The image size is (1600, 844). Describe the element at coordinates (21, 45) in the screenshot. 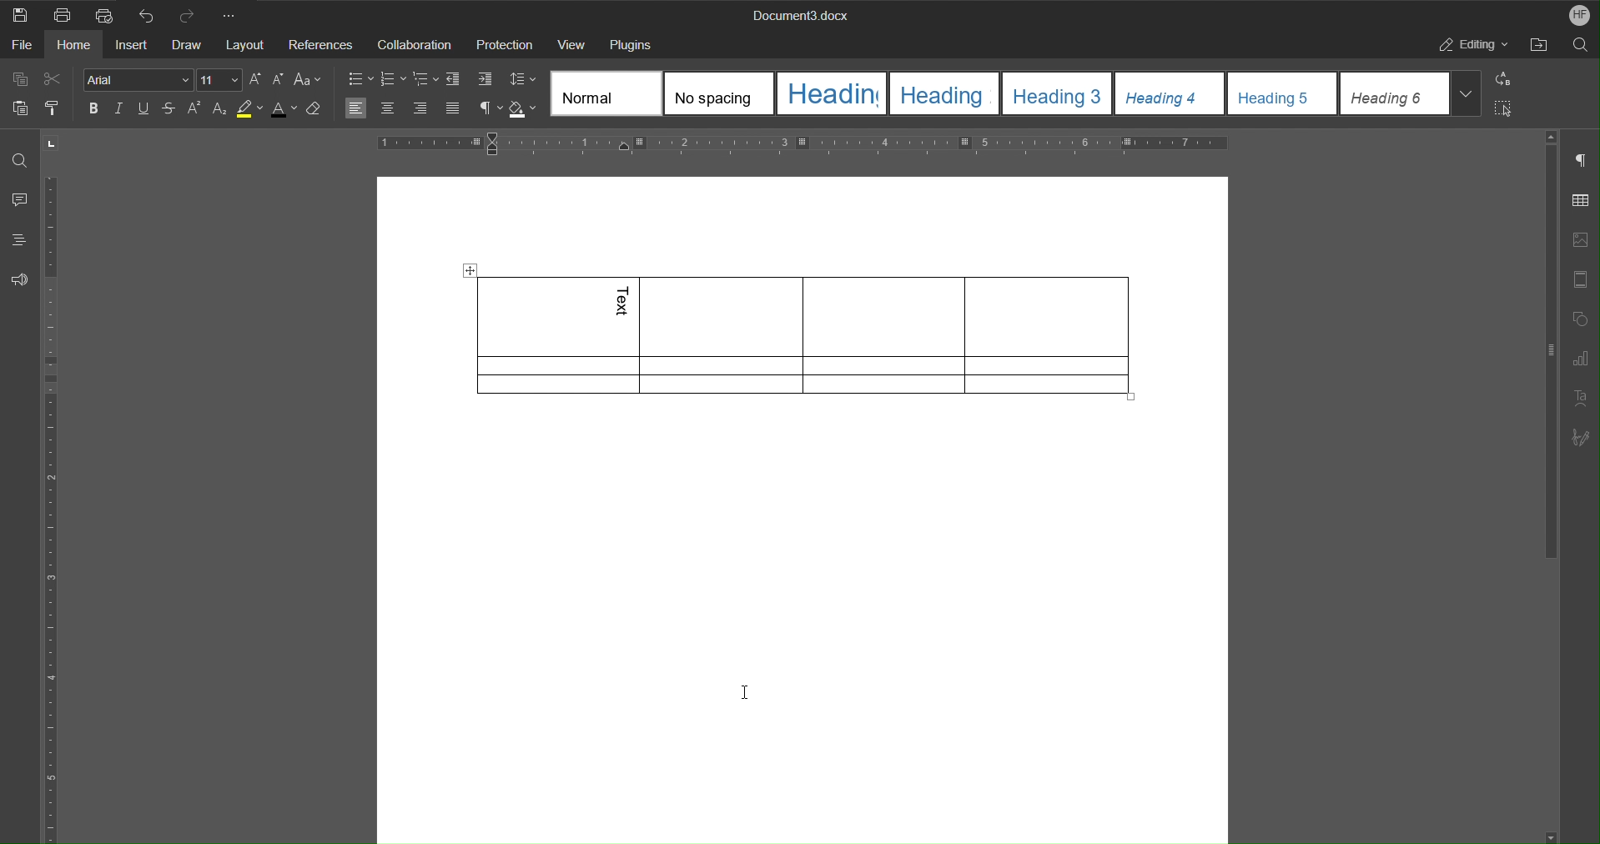

I see `File` at that location.